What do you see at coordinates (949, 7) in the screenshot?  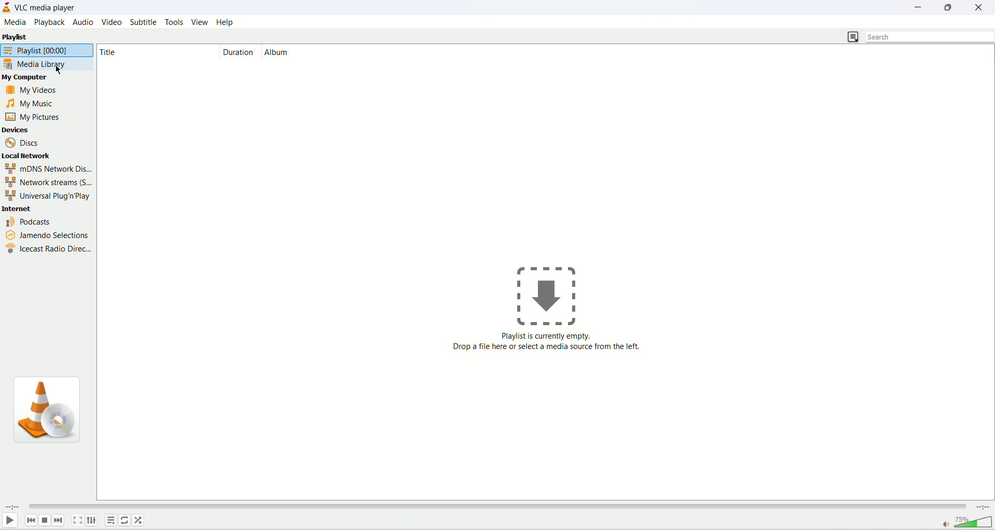 I see `maximize` at bounding box center [949, 7].